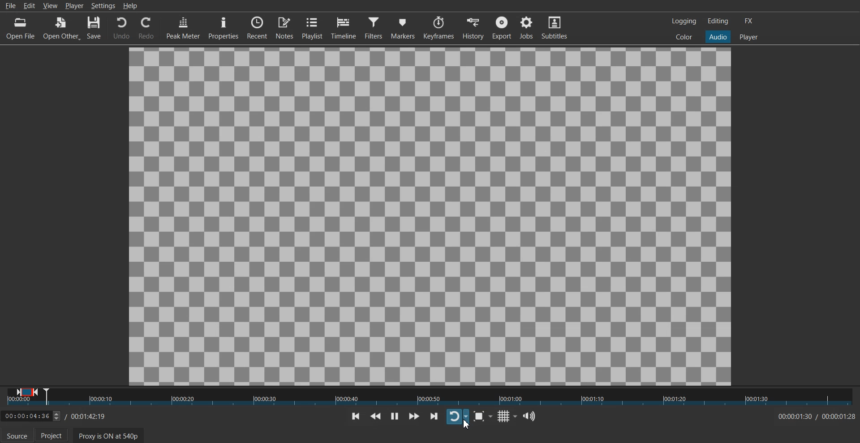 The height and width of the screenshot is (443, 860). I want to click on Show the volume control, so click(530, 416).